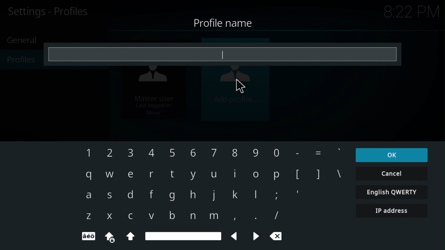 This screenshot has height=250, width=445. I want to click on cancel, so click(392, 174).